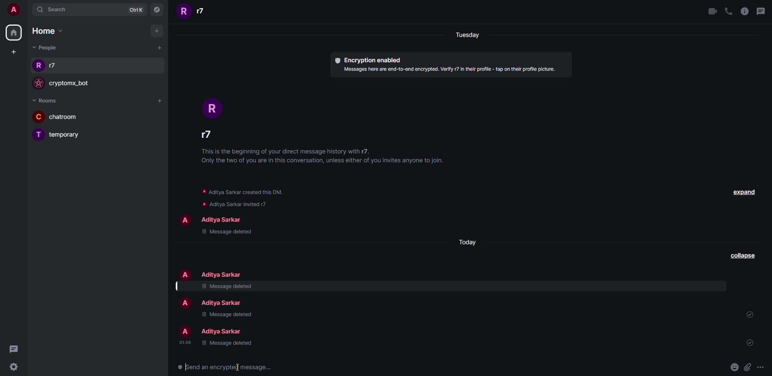 The width and height of the screenshot is (772, 376). What do you see at coordinates (183, 219) in the screenshot?
I see `profile` at bounding box center [183, 219].